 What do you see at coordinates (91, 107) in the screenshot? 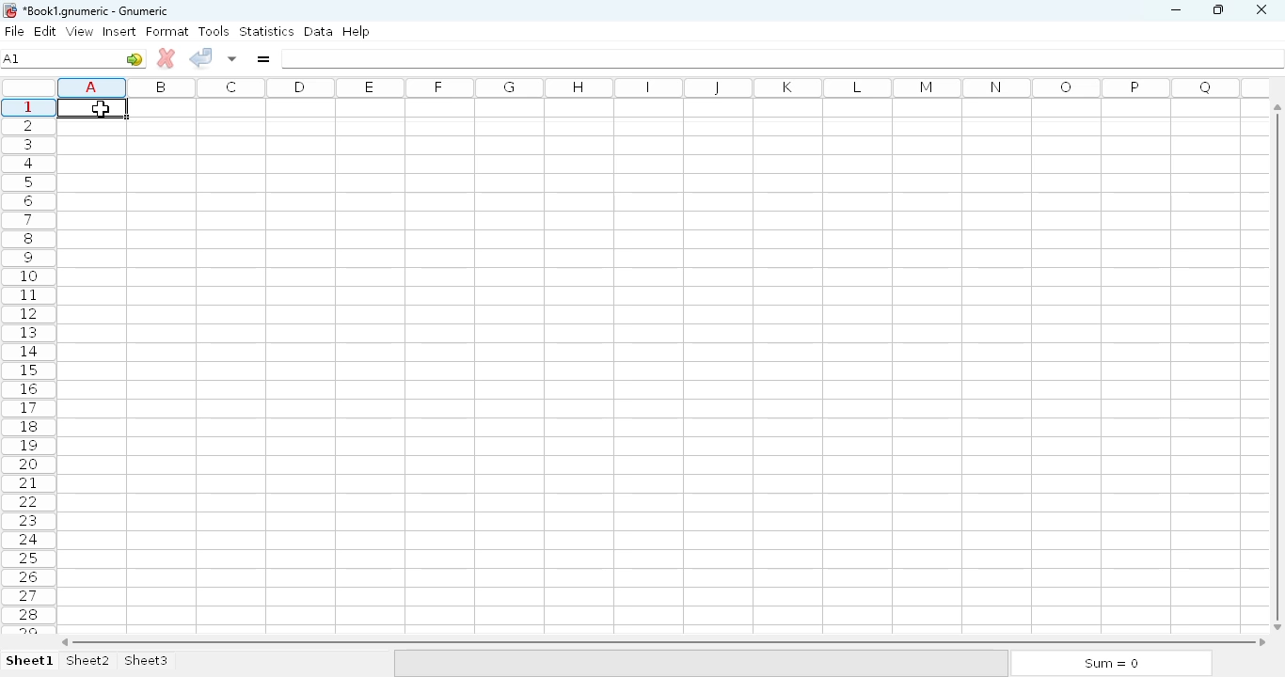
I see `typing` at bounding box center [91, 107].